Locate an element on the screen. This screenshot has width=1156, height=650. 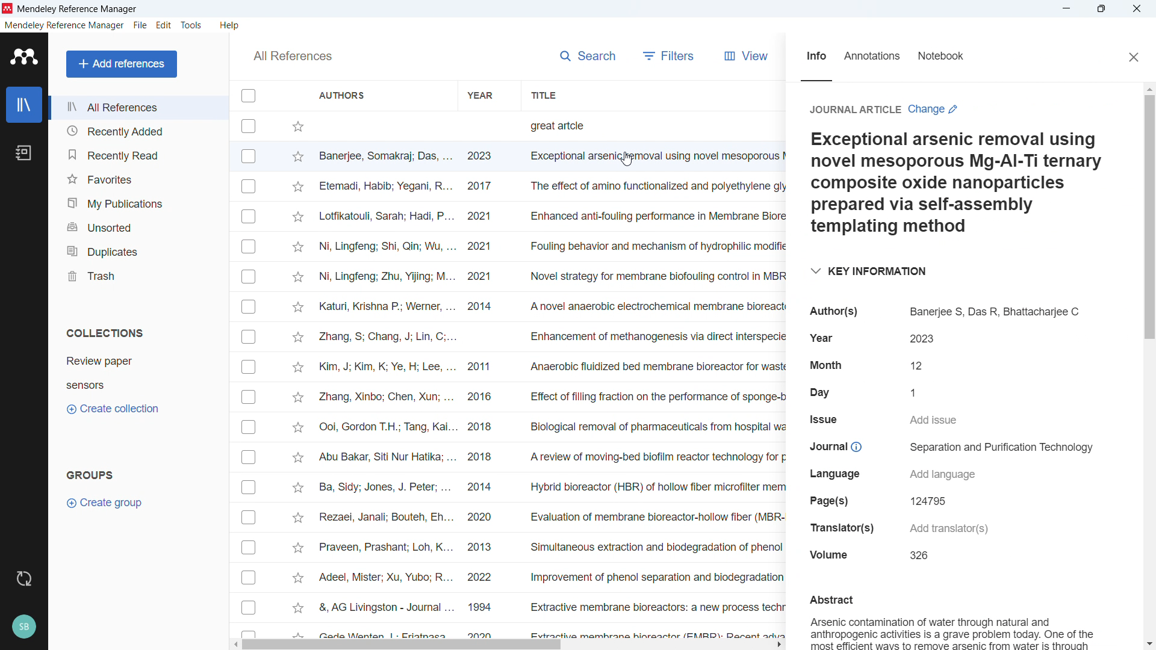
Translators is located at coordinates (840, 527).